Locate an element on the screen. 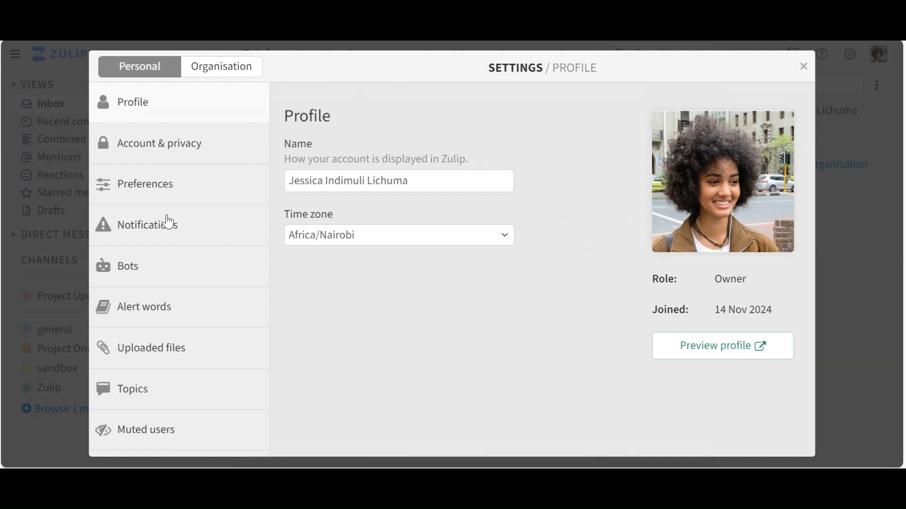 The image size is (906, 509). Settings/Profile is located at coordinates (540, 68).